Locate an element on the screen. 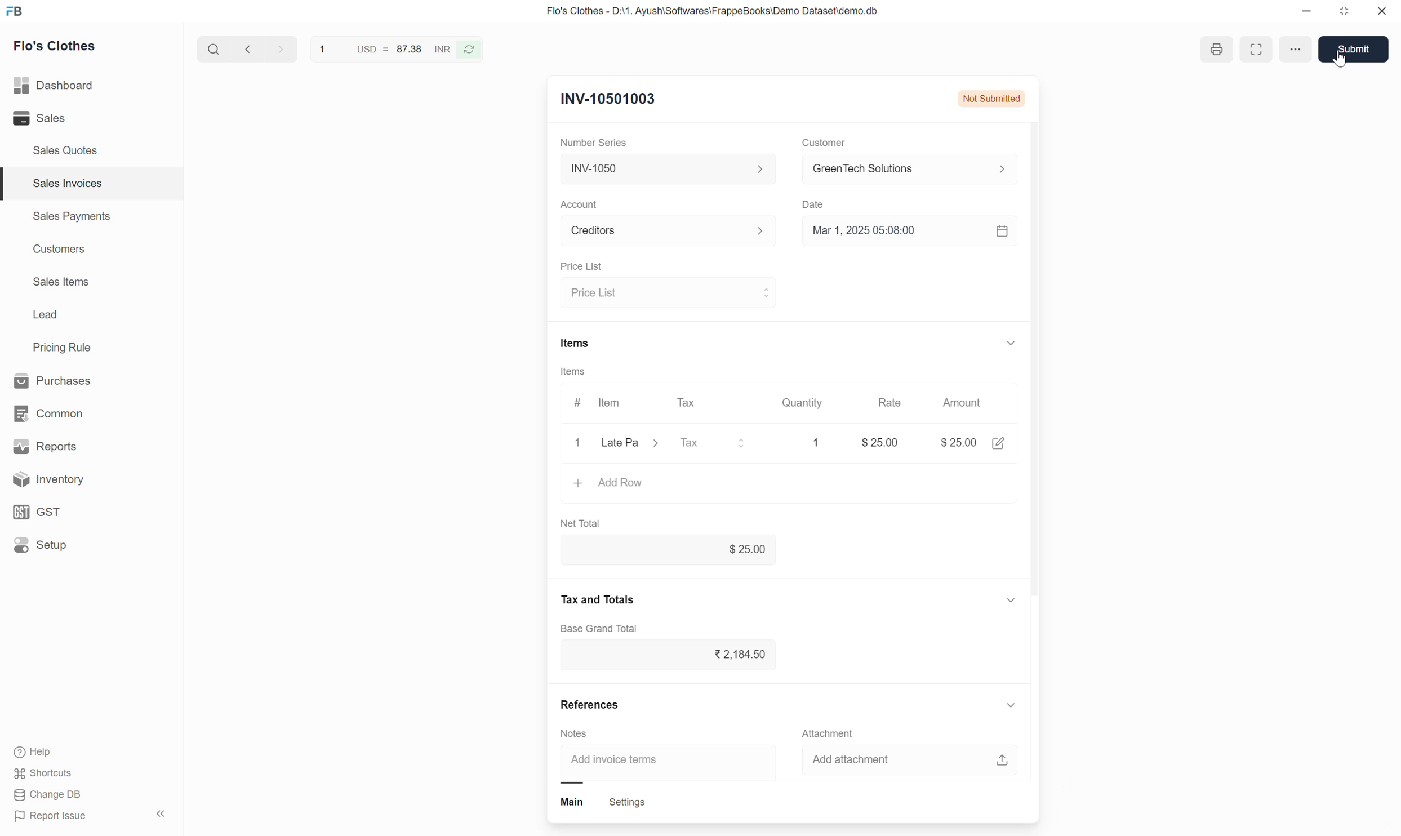 This screenshot has height=836, width=1401. shortcuts  is located at coordinates (54, 773).